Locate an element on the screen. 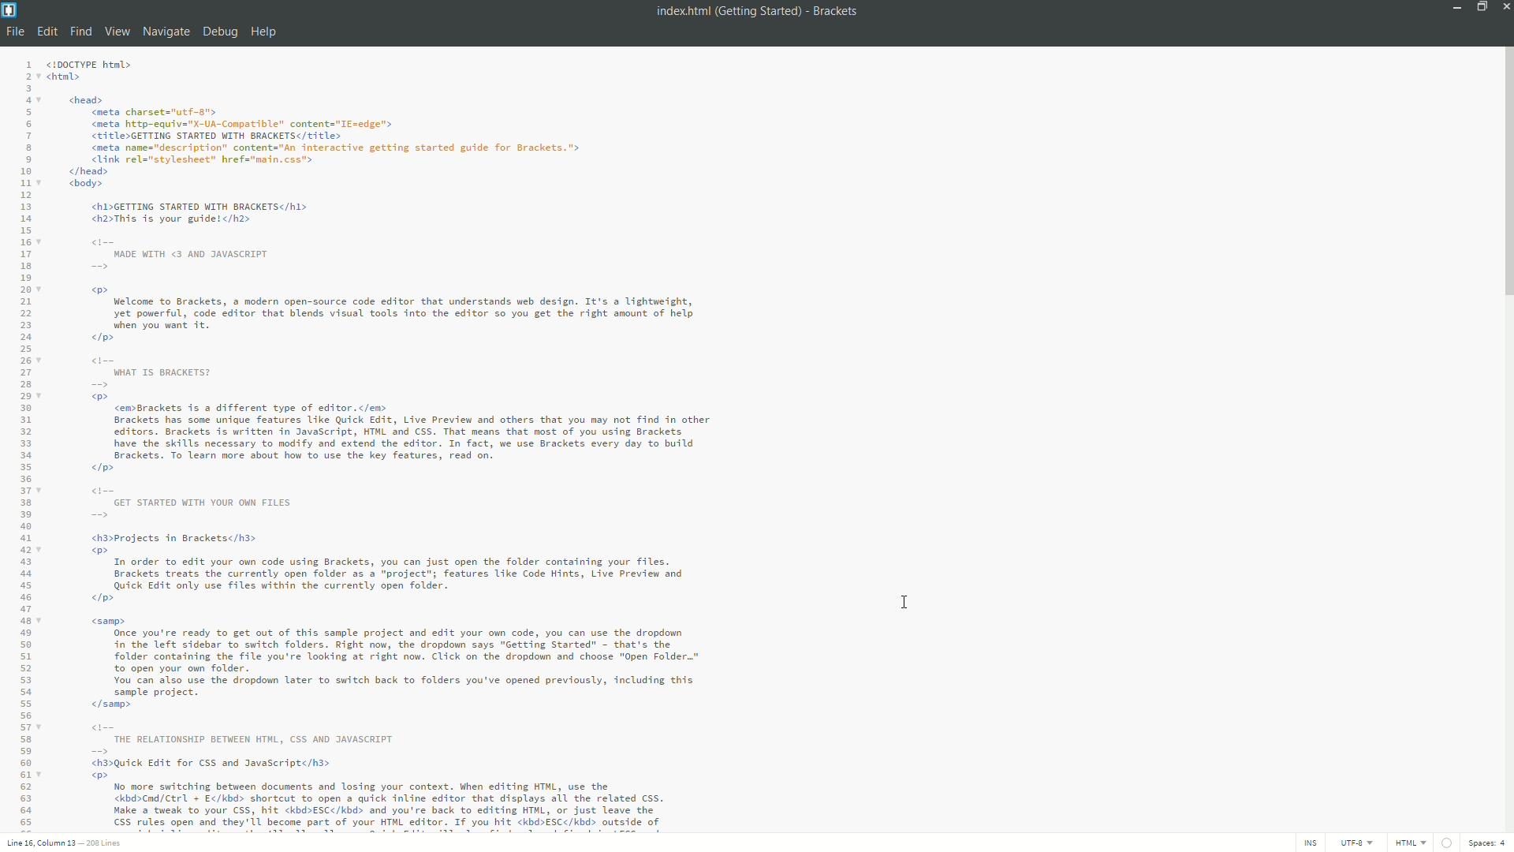  line numbers is located at coordinates (23, 445).